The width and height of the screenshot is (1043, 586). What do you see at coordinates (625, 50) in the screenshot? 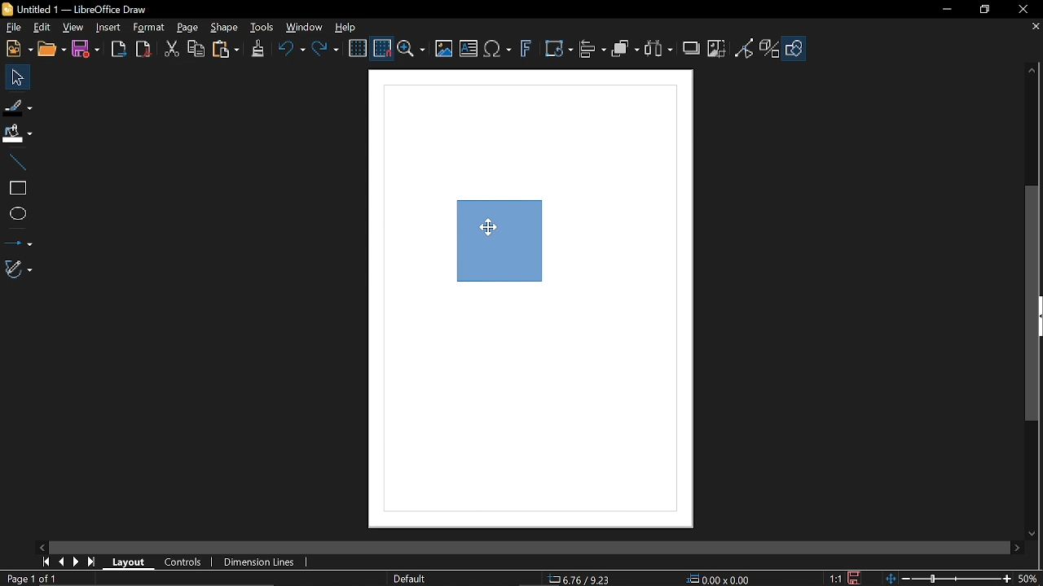
I see `Arrange` at bounding box center [625, 50].